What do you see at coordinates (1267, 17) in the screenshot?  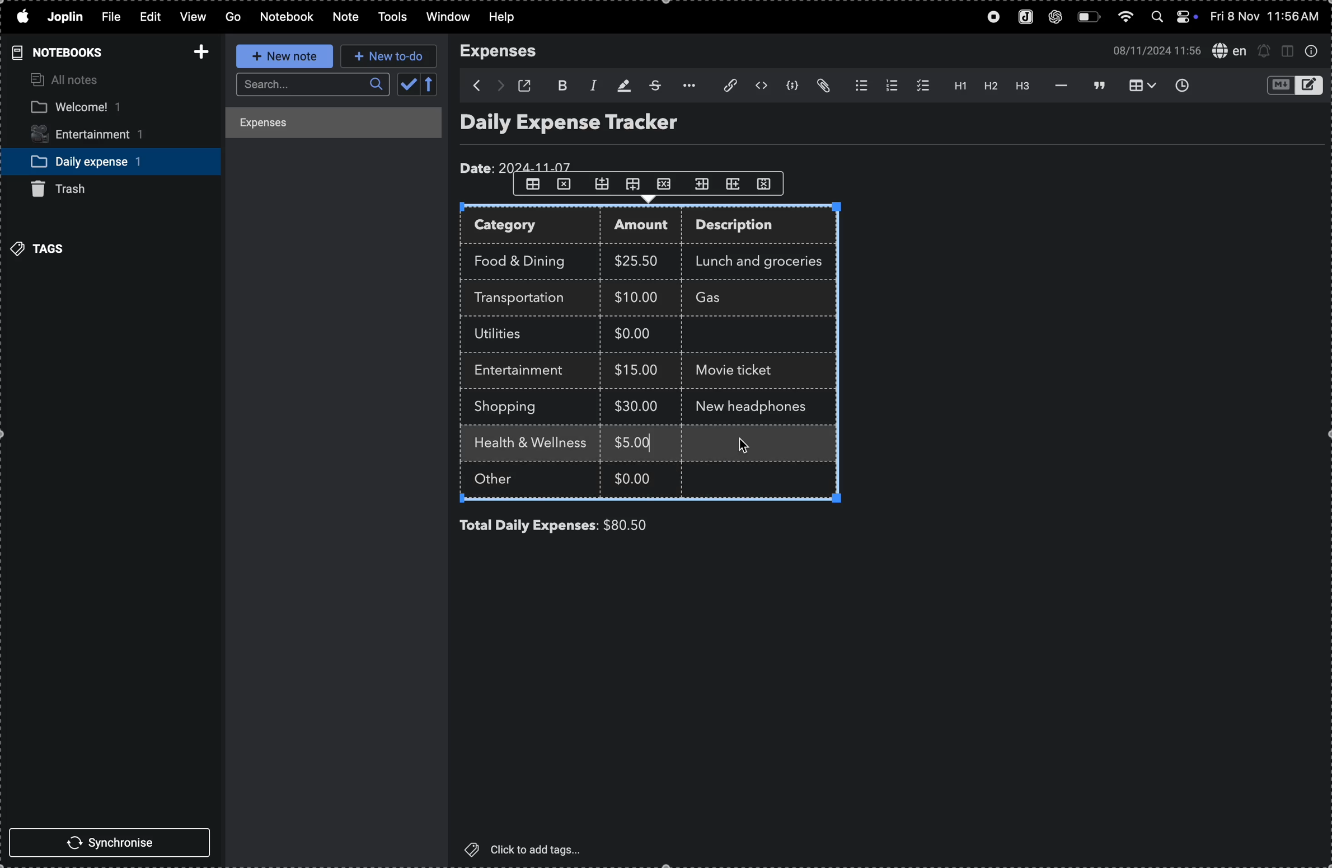 I see `date and time` at bounding box center [1267, 17].